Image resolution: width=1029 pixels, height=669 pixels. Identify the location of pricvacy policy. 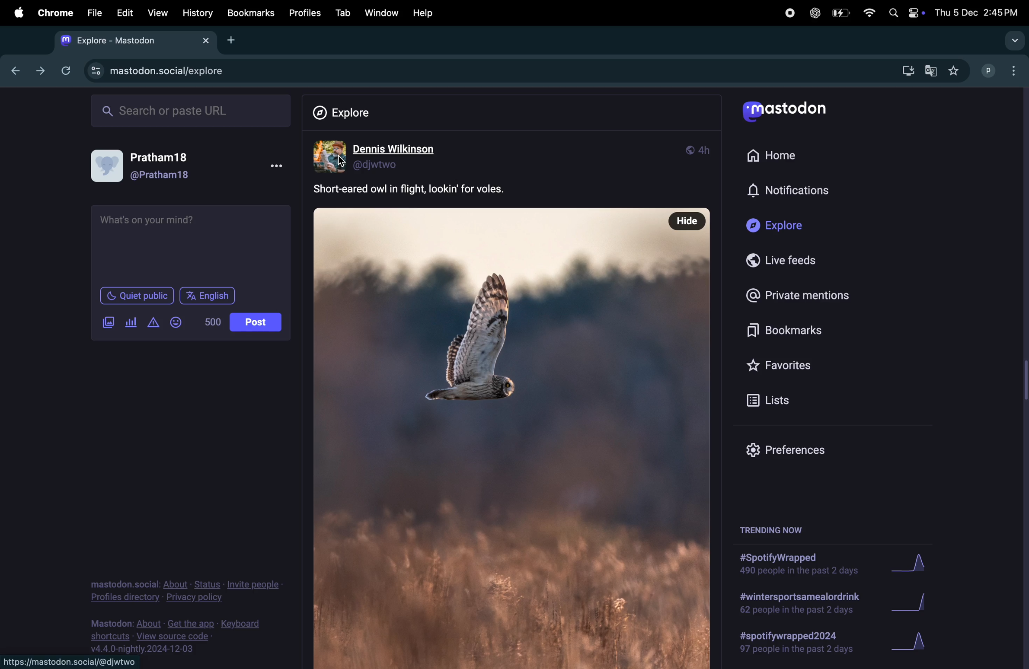
(182, 592).